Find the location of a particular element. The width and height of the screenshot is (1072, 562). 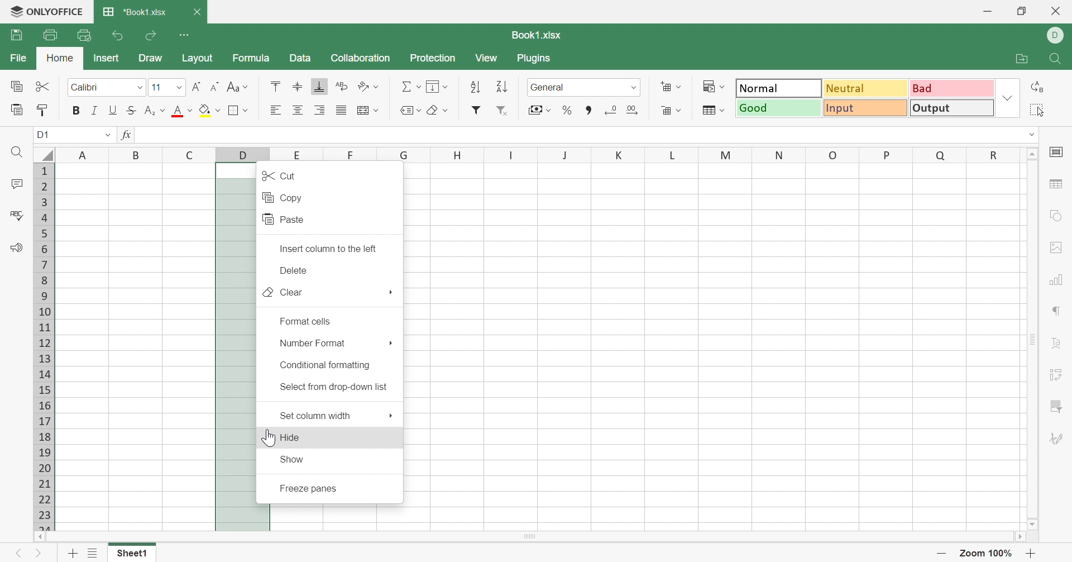

Copy is located at coordinates (17, 85).